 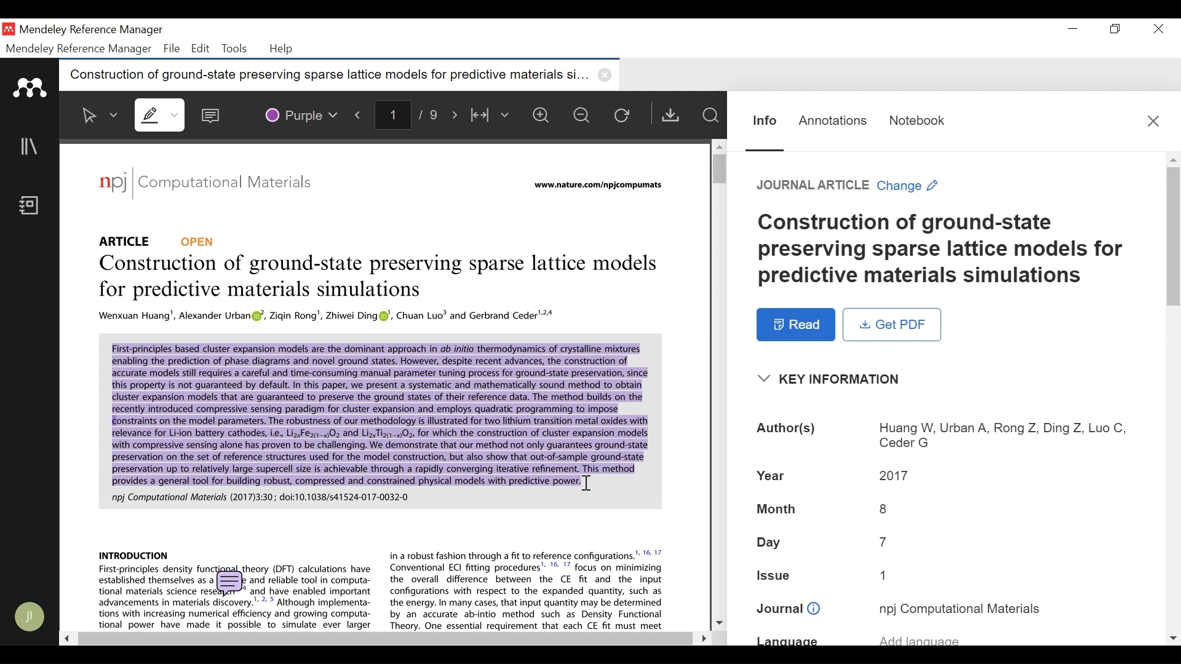 What do you see at coordinates (833, 121) in the screenshot?
I see `Annotation` at bounding box center [833, 121].